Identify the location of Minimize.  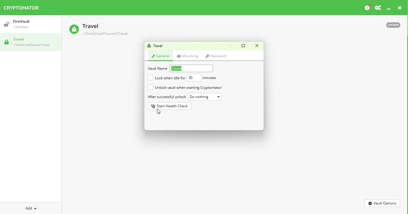
(229, 46).